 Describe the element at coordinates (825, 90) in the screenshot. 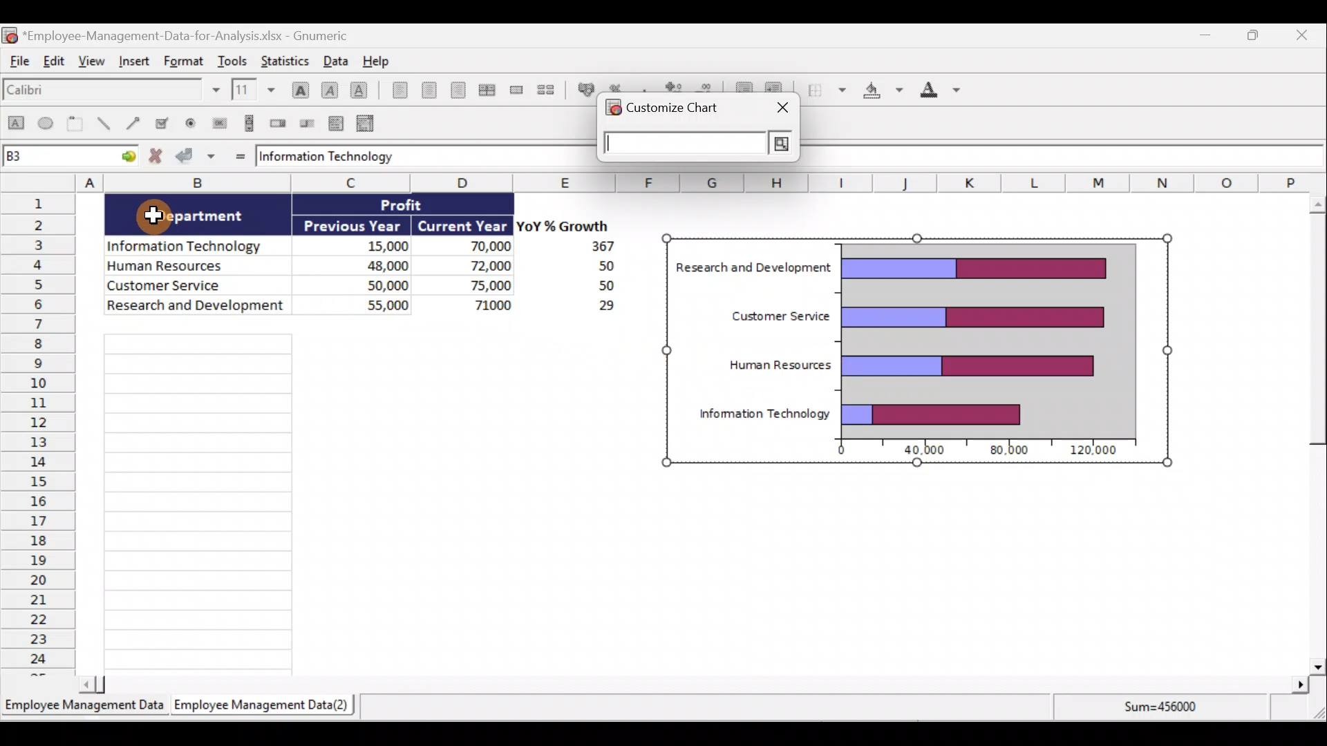

I see `Borders` at that location.